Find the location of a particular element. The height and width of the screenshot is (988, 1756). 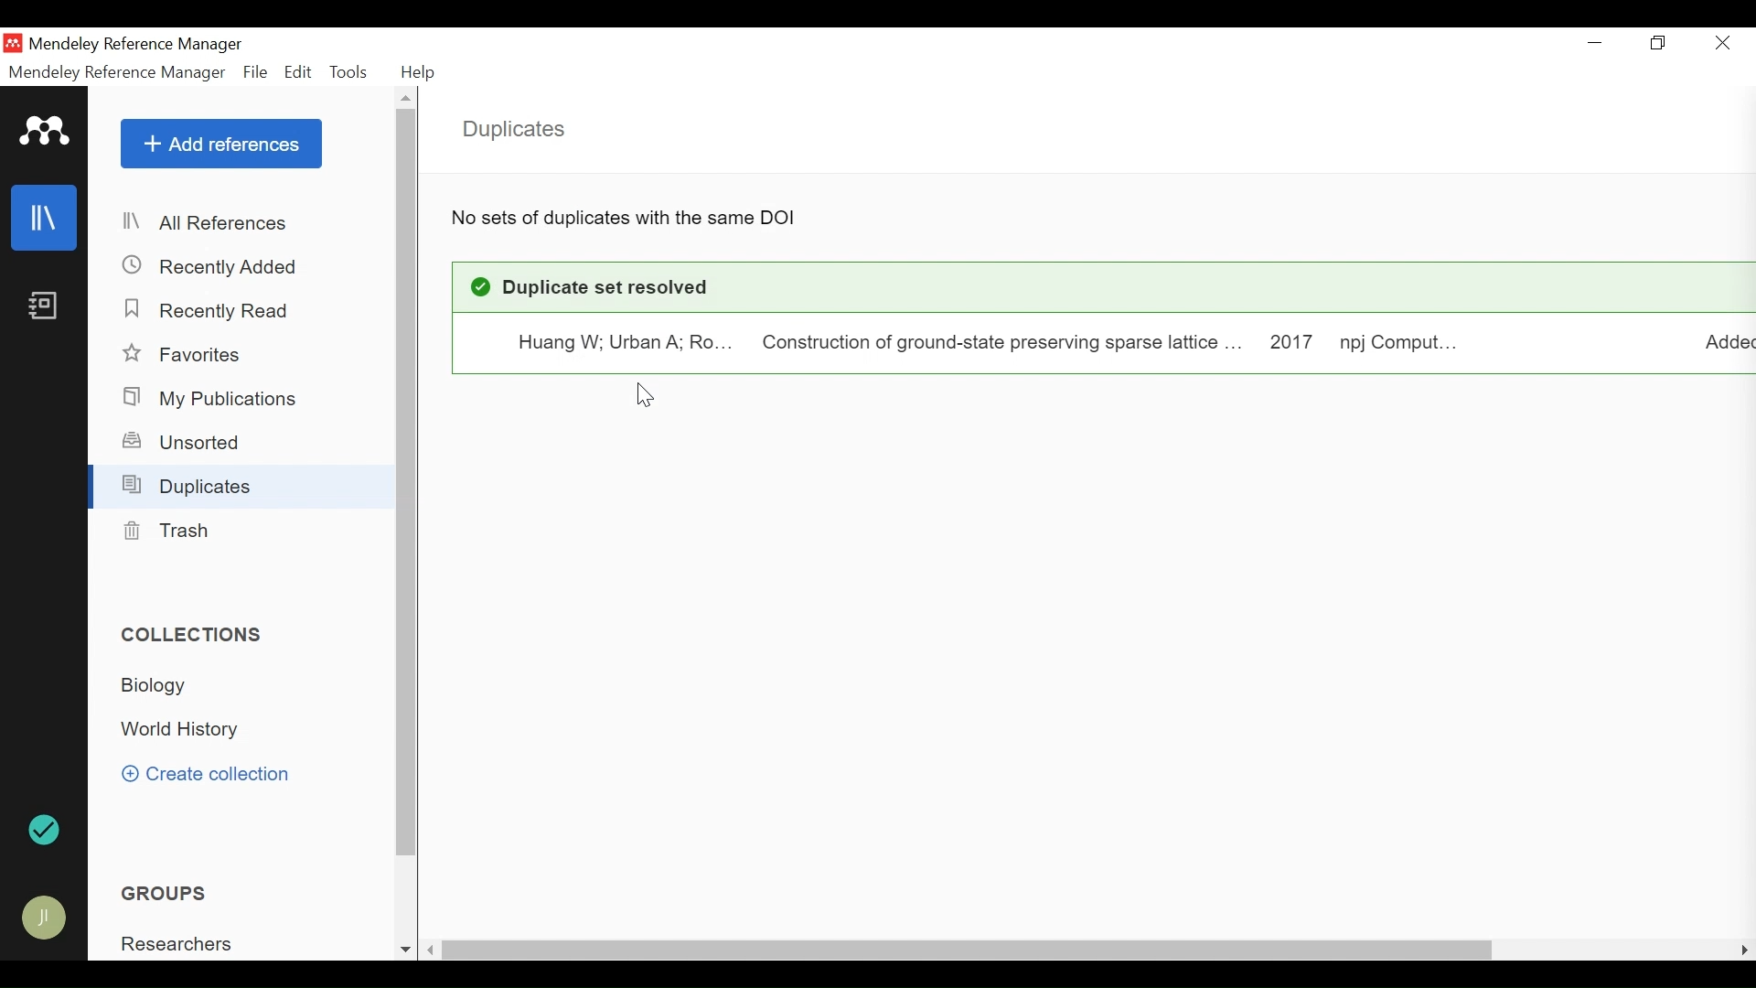

Mendeley Reference Manager is located at coordinates (141, 45).